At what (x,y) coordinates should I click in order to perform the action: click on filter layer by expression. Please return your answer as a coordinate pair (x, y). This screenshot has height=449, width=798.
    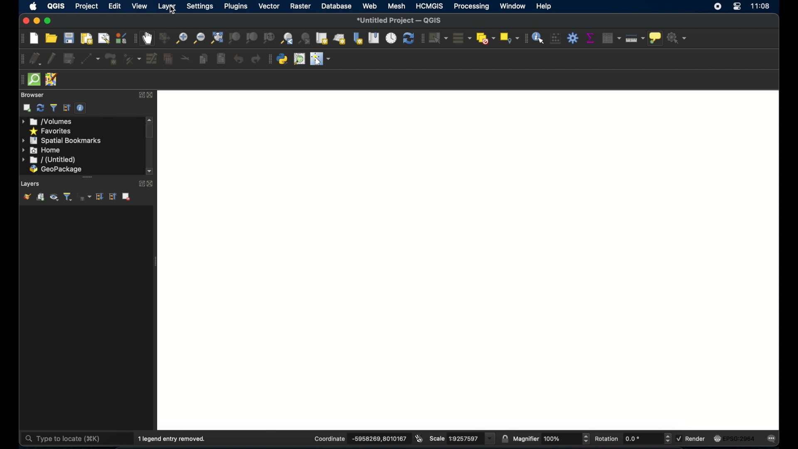
    Looking at the image, I should click on (84, 197).